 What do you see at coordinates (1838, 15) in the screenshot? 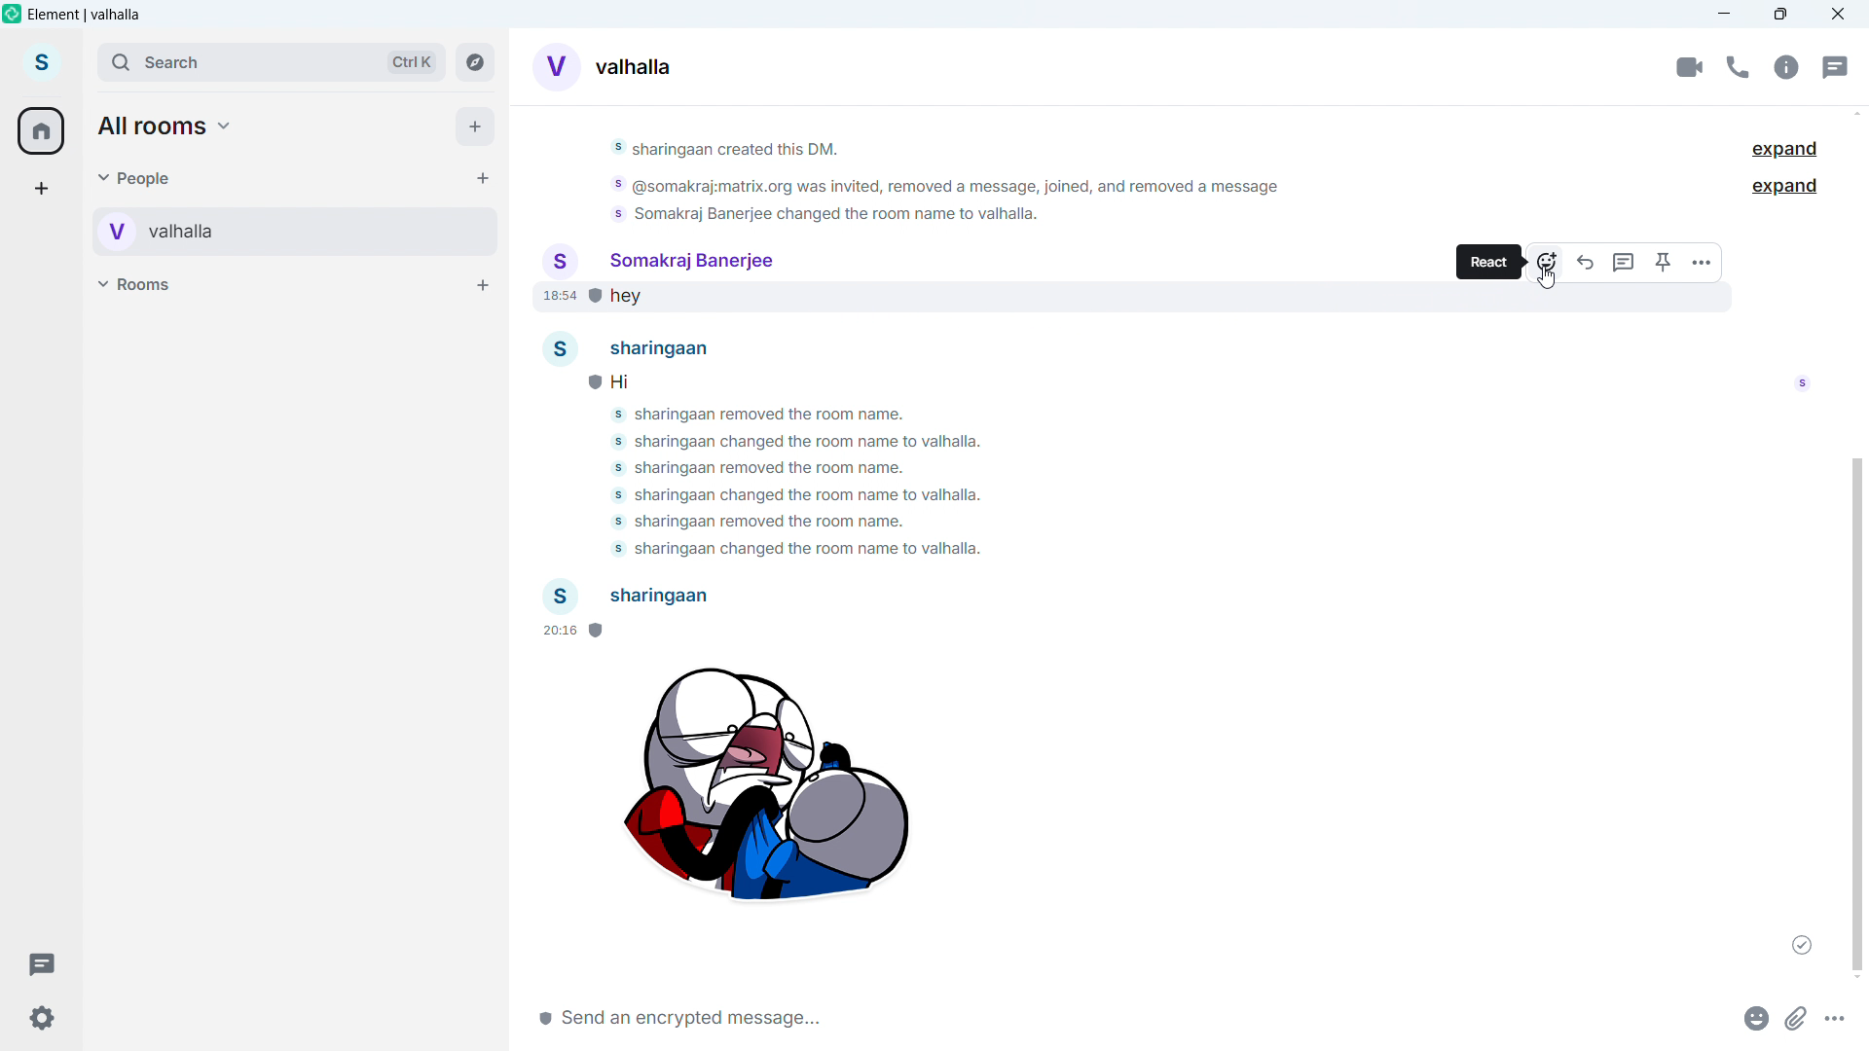
I see `Close ` at bounding box center [1838, 15].